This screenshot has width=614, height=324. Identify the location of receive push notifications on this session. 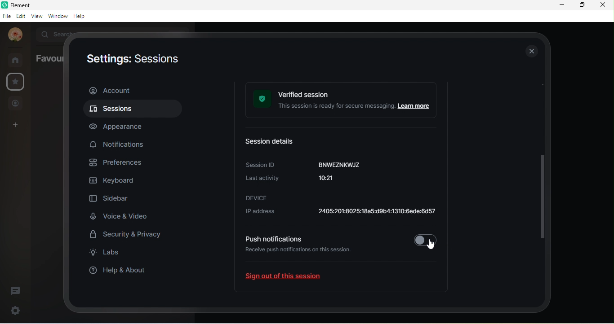
(302, 256).